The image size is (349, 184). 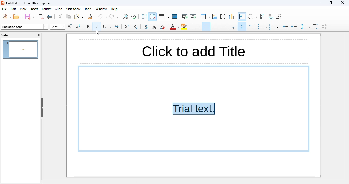 What do you see at coordinates (242, 17) in the screenshot?
I see `insert text box` at bounding box center [242, 17].